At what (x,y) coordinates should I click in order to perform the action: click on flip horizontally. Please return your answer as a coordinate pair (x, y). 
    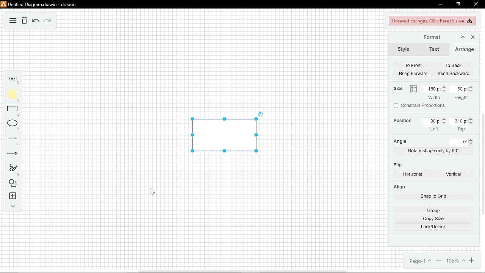
    Looking at the image, I should click on (414, 175).